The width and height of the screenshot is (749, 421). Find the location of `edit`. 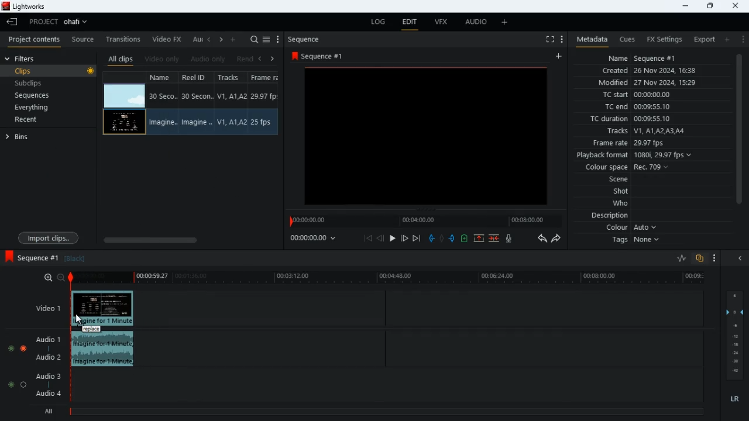

edit is located at coordinates (410, 23).